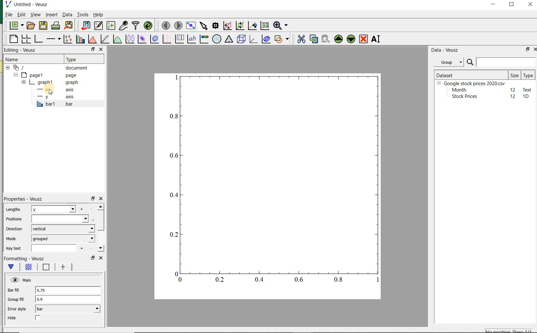  Describe the element at coordinates (178, 26) in the screenshot. I see `move to the next page` at that location.